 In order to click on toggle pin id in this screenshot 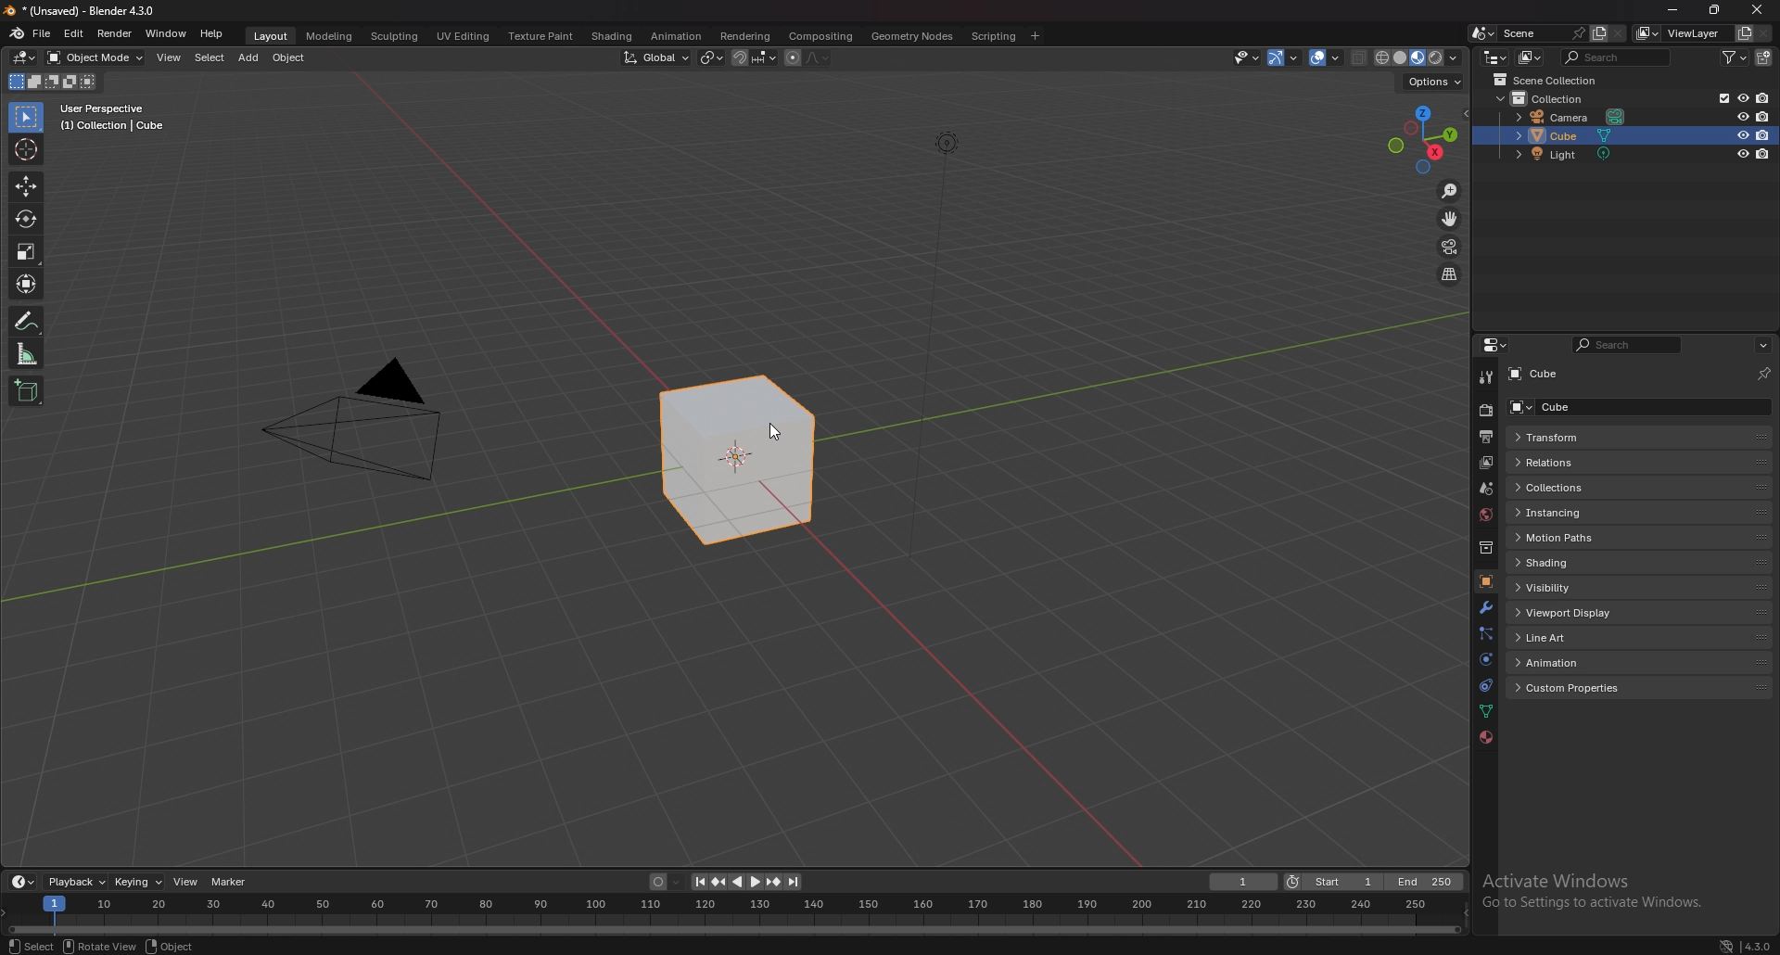, I will do `click(1765, 372)`.